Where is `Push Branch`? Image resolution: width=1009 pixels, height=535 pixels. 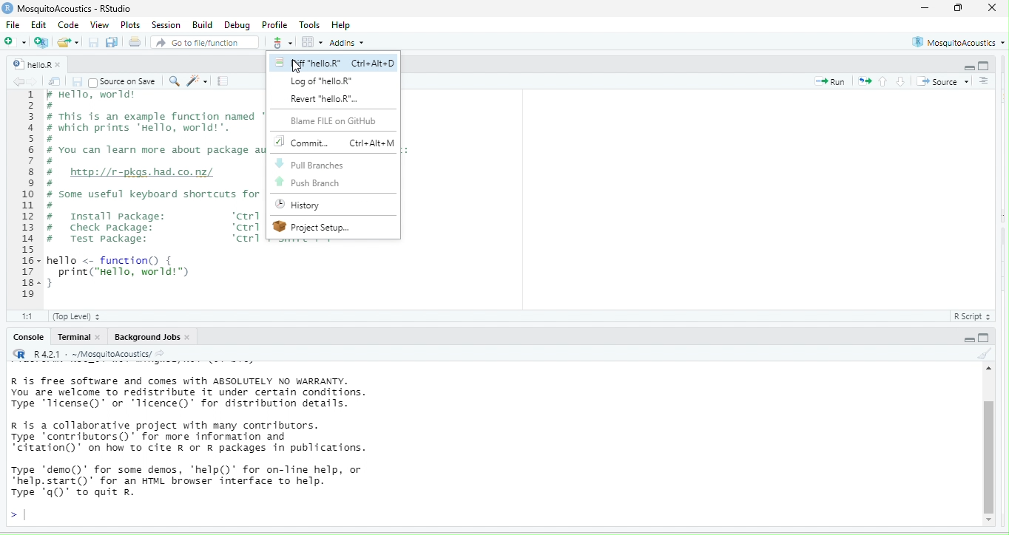
Push Branch is located at coordinates (311, 183).